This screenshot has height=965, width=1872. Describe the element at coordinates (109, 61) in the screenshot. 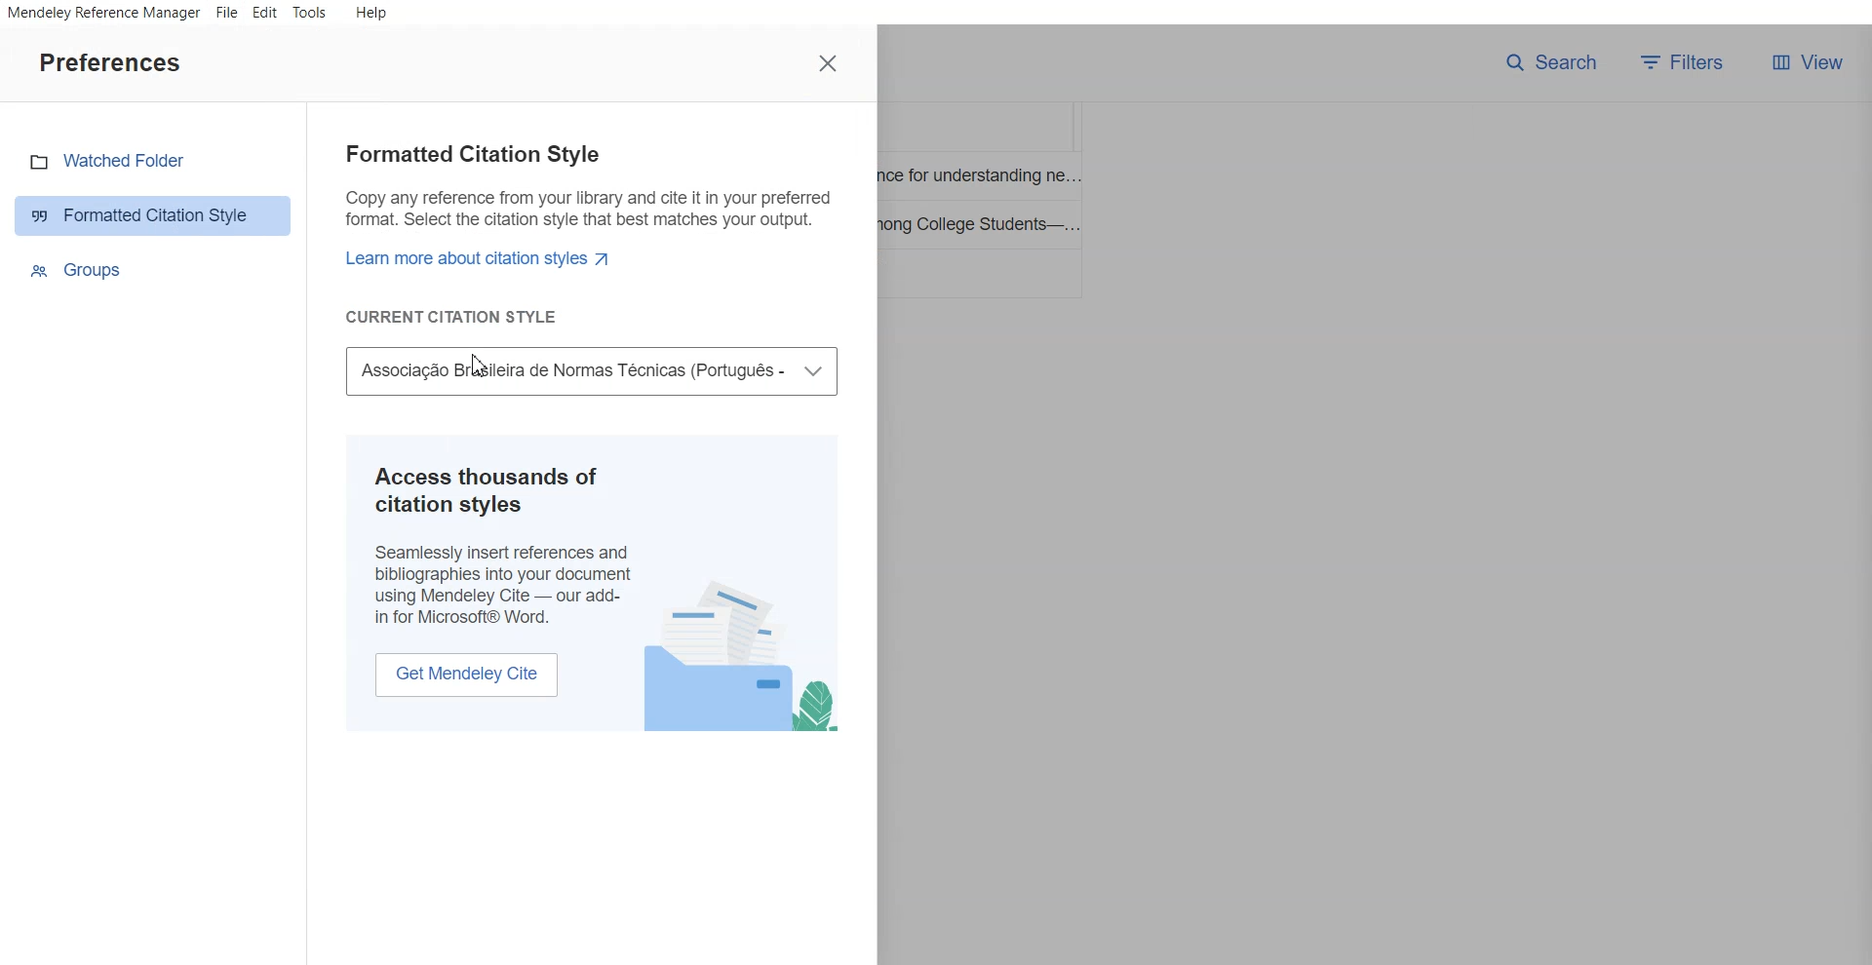

I see `Text` at that location.